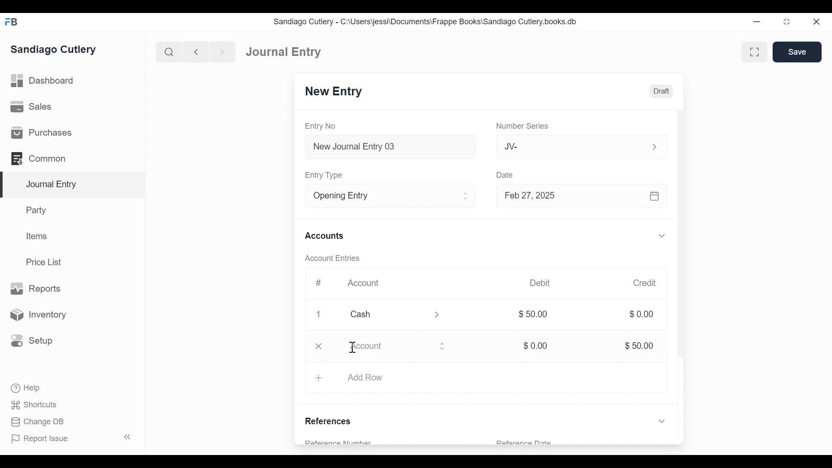 This screenshot has height=468, width=832. I want to click on Minimize, so click(758, 21).